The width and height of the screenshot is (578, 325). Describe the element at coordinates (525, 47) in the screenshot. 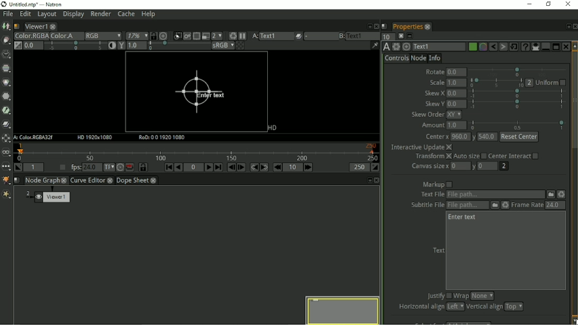

I see `Advanced text generator node` at that location.